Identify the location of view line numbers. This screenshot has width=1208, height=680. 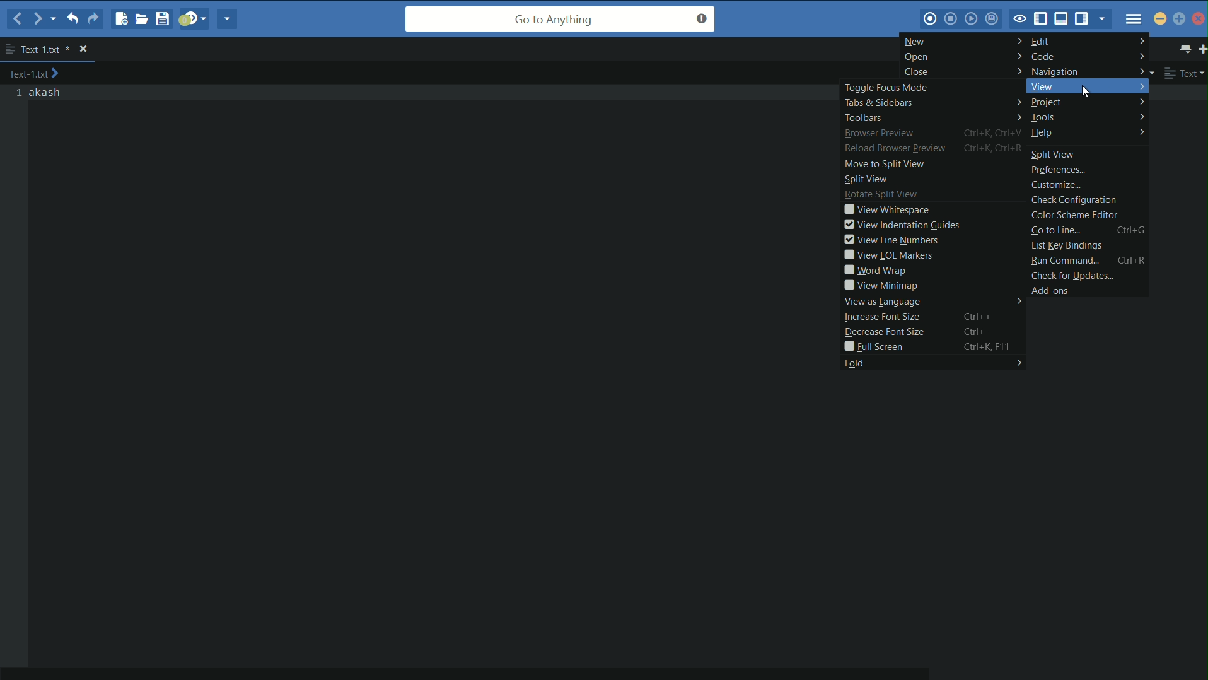
(934, 239).